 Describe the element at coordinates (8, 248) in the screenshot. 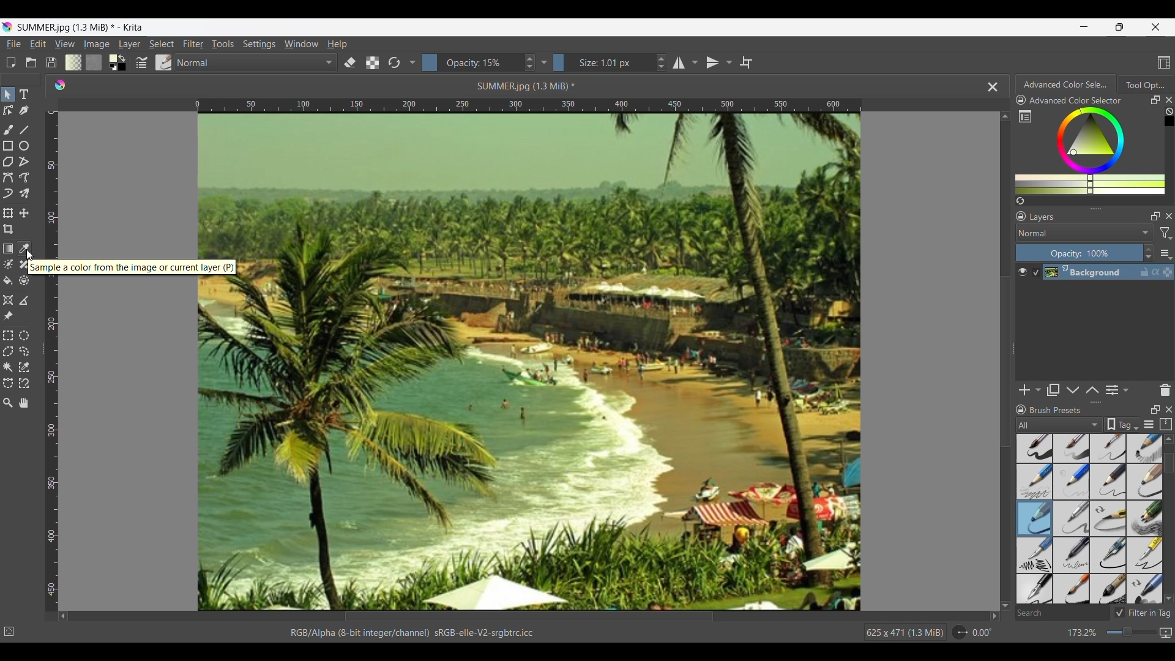

I see `Draw a gradient` at that location.